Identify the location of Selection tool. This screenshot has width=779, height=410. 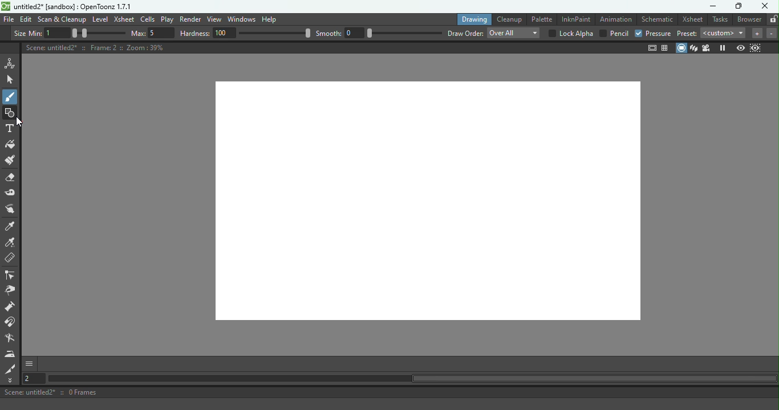
(11, 80).